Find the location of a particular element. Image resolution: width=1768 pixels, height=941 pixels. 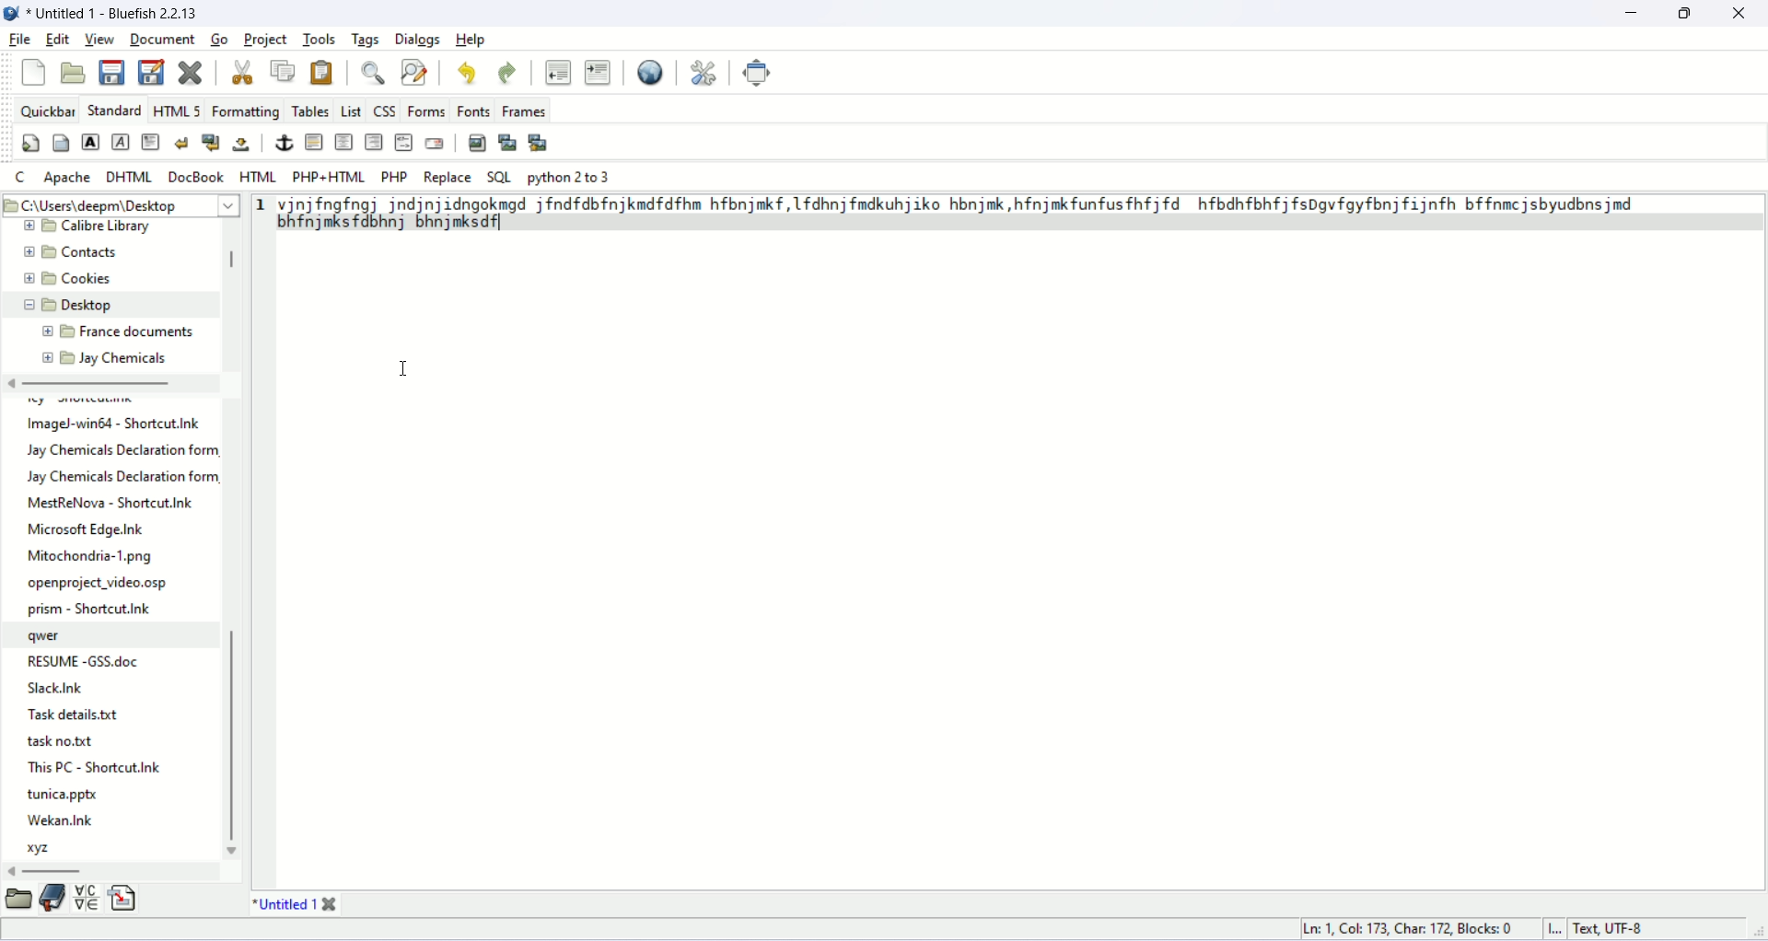

file is located at coordinates (22, 39).